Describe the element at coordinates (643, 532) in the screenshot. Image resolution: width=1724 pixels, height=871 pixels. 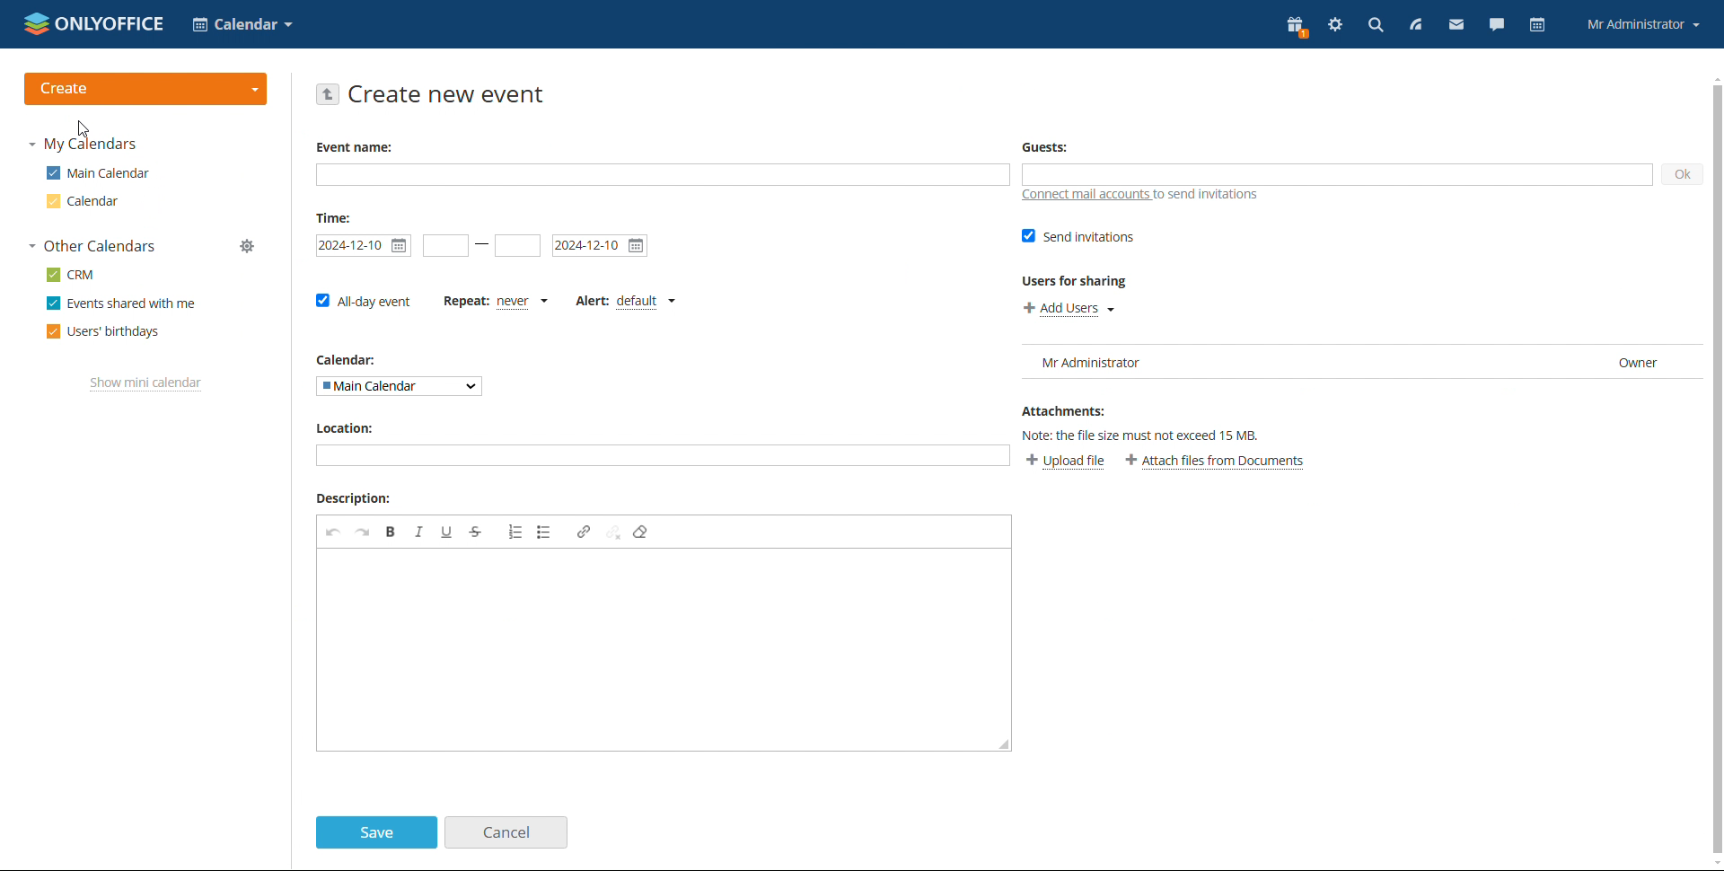
I see `remove format` at that location.